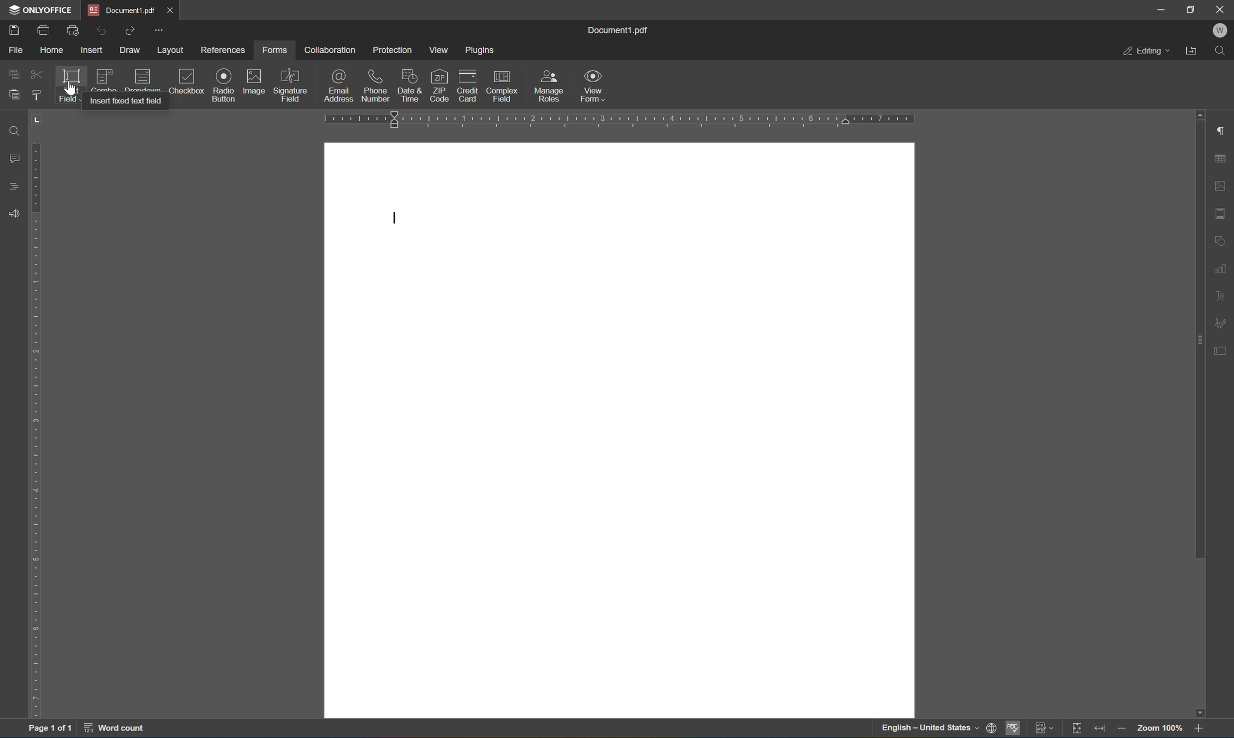  What do you see at coordinates (17, 50) in the screenshot?
I see `file` at bounding box center [17, 50].